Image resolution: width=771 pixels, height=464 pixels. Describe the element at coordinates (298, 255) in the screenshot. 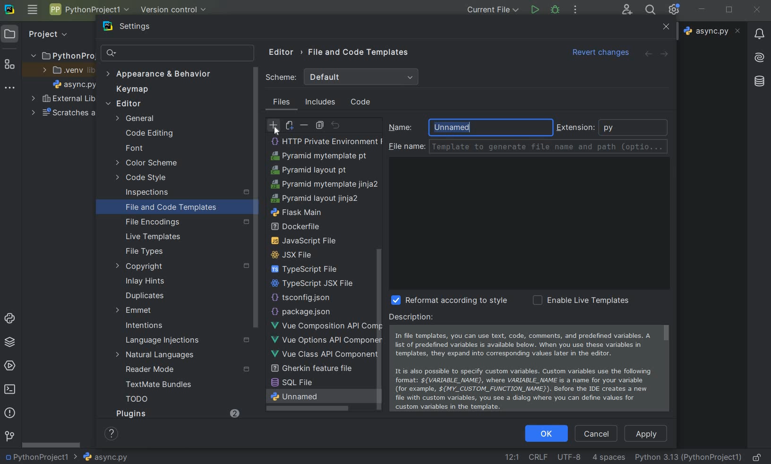

I see `sass file` at that location.